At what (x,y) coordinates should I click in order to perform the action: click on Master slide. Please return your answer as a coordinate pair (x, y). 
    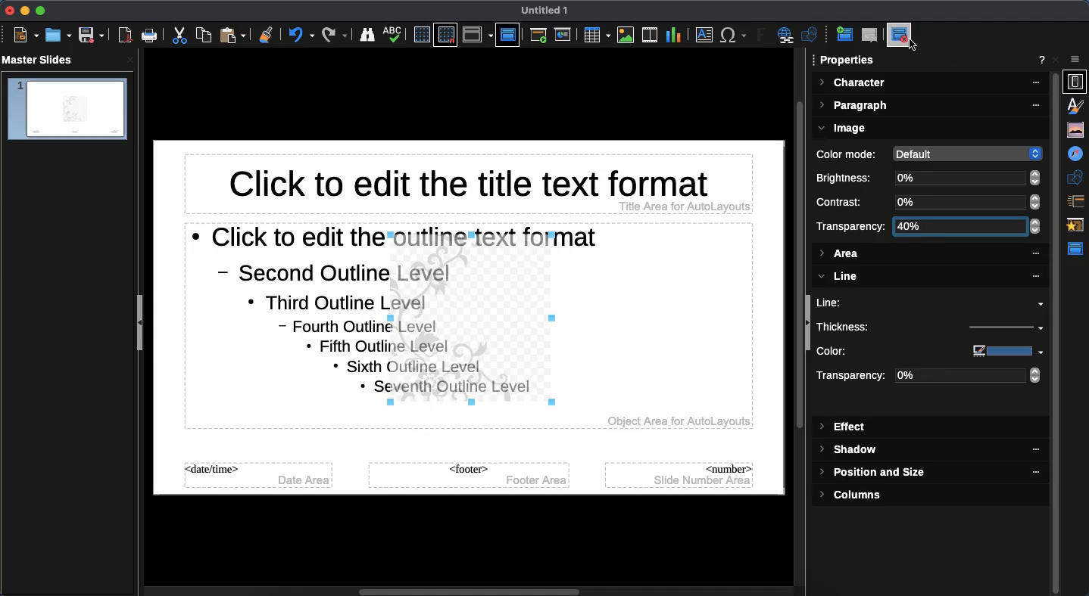
    Looking at the image, I should click on (1078, 249).